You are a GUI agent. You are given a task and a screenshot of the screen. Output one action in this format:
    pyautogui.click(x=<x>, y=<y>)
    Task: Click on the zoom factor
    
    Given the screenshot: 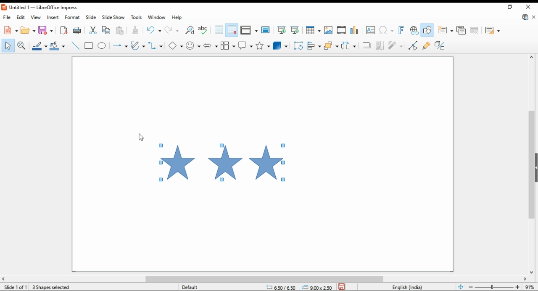 What is the action you would take?
    pyautogui.click(x=530, y=287)
    